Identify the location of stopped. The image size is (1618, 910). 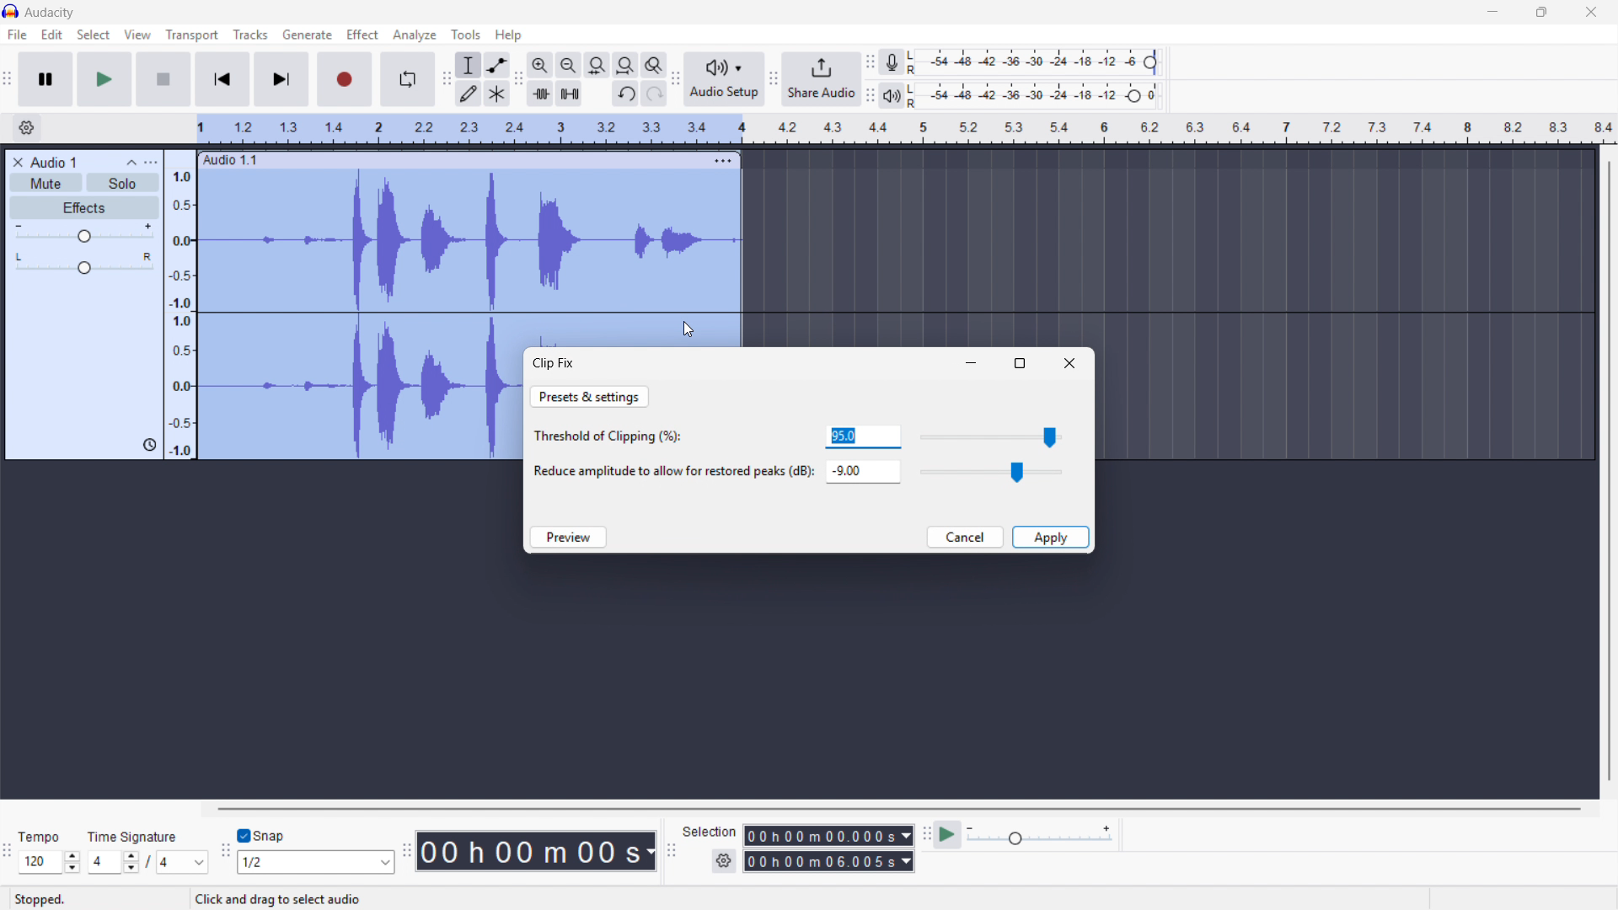
(44, 898).